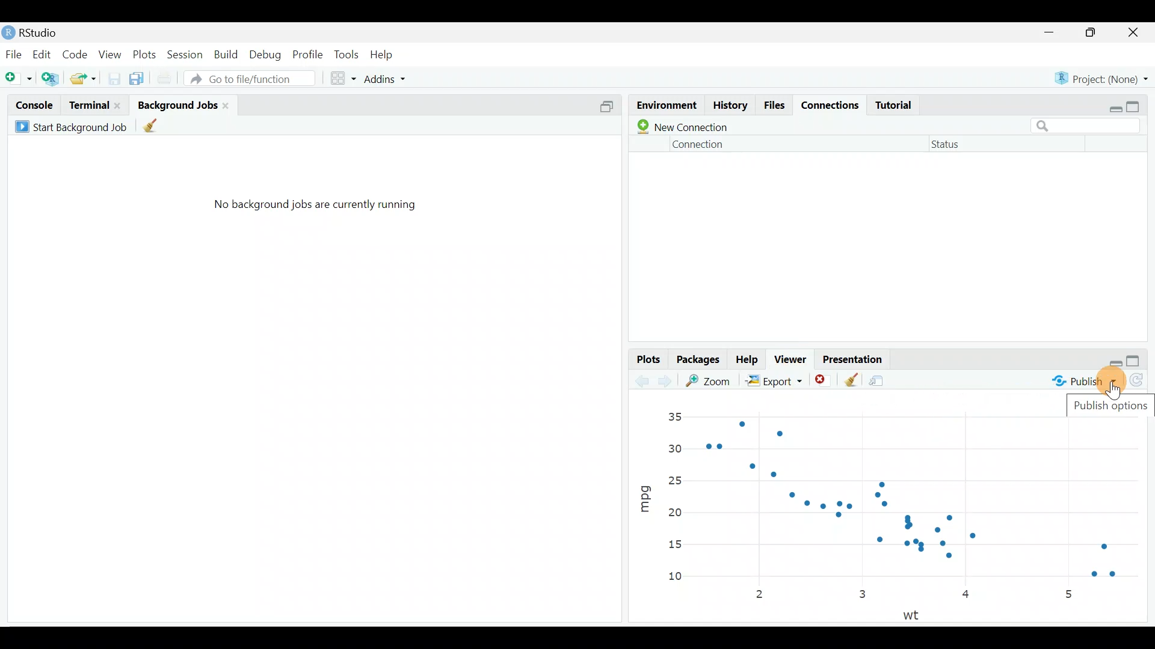 The width and height of the screenshot is (1155, 649). What do you see at coordinates (1068, 594) in the screenshot?
I see `5` at bounding box center [1068, 594].